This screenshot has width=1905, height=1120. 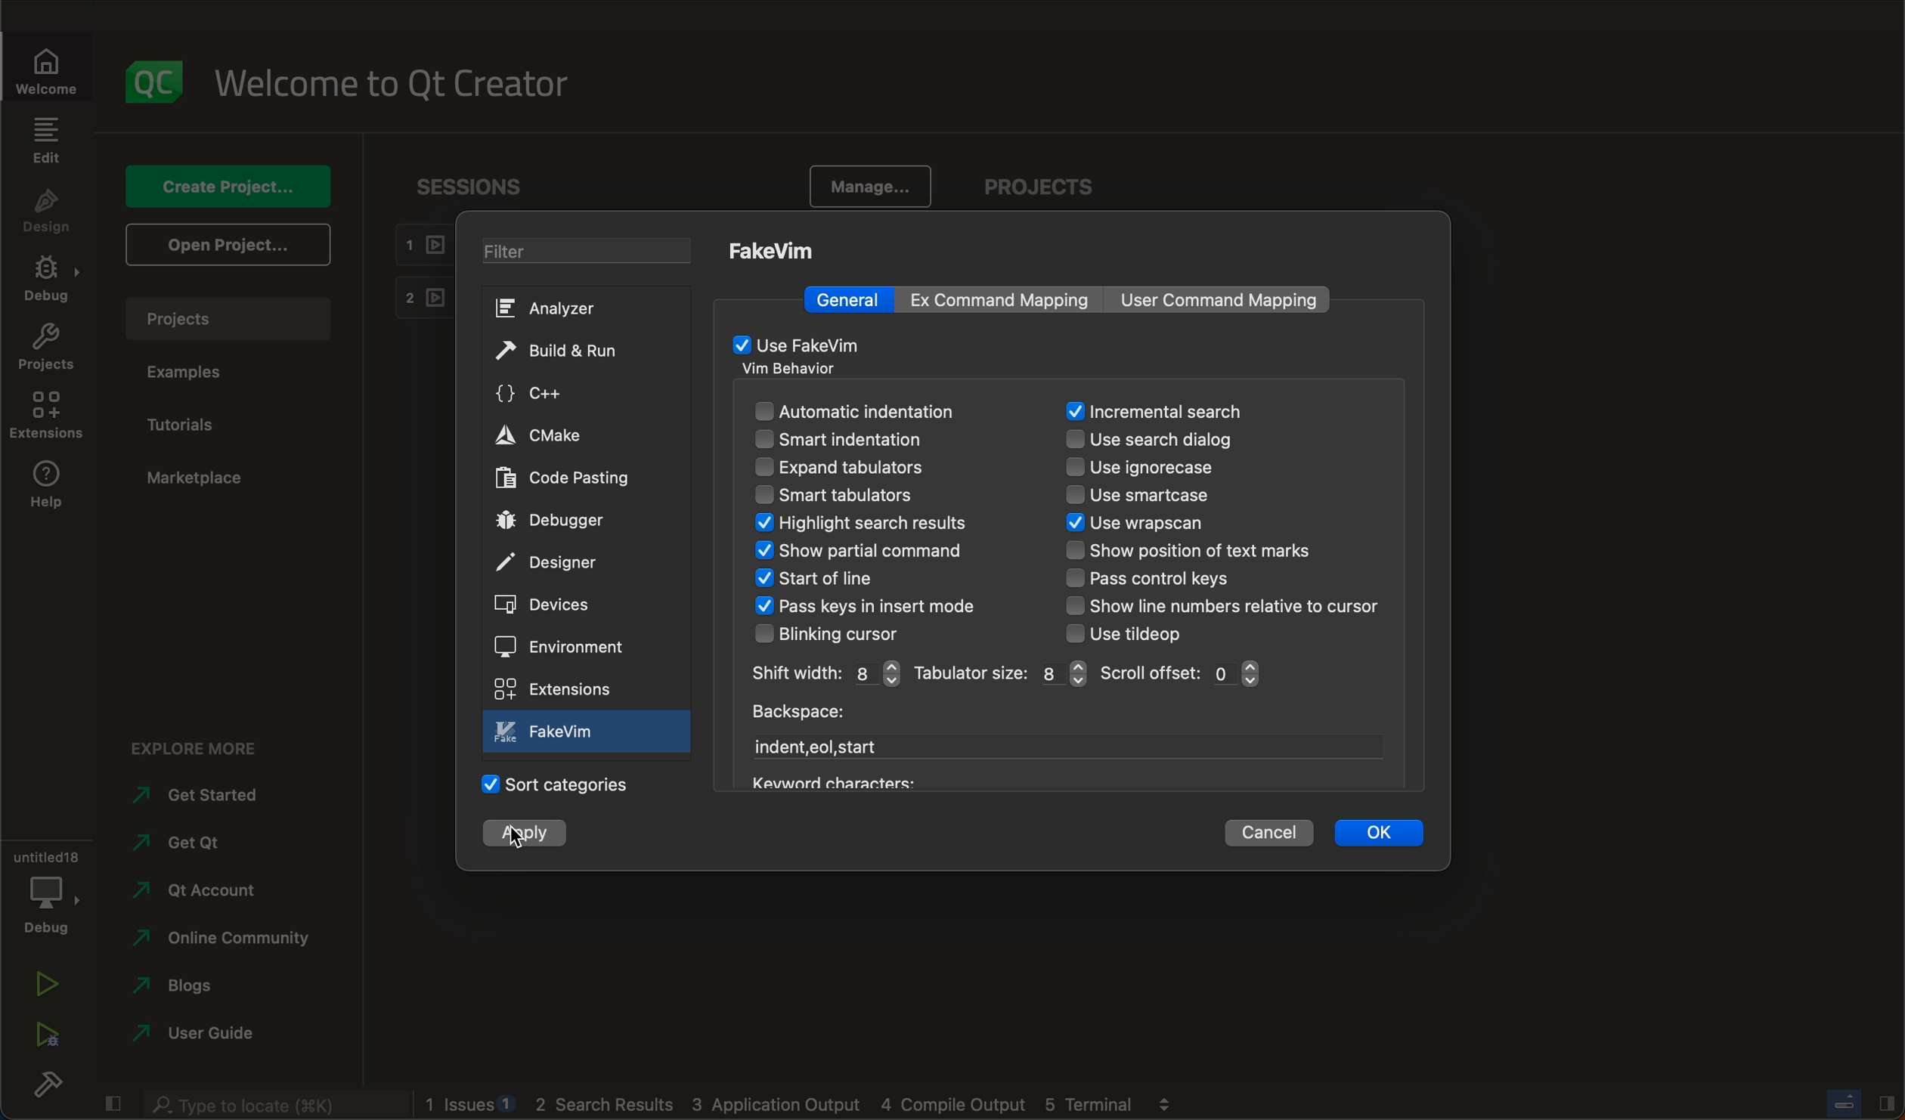 I want to click on smart, so click(x=870, y=439).